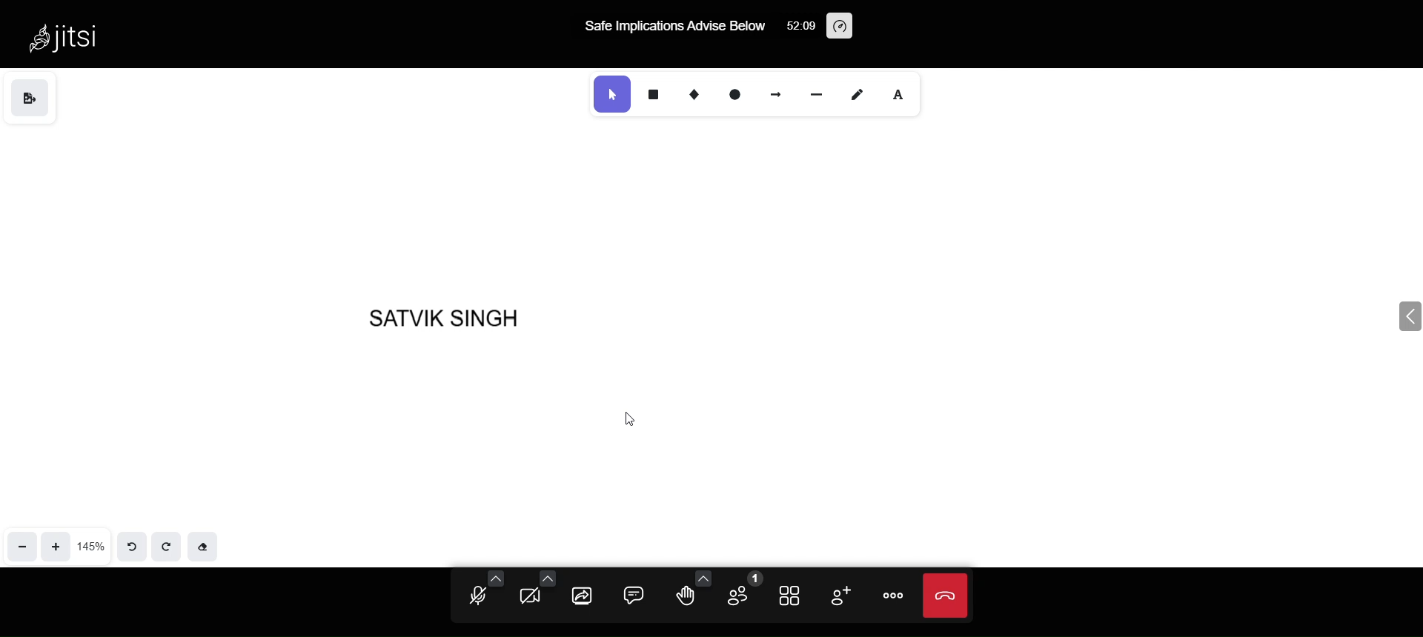 Image resolution: width=1423 pixels, height=637 pixels. I want to click on ellipse, so click(737, 96).